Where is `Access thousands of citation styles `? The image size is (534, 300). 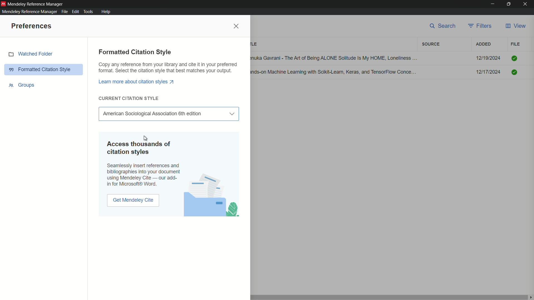
Access thousands of citation styles  is located at coordinates (141, 149).